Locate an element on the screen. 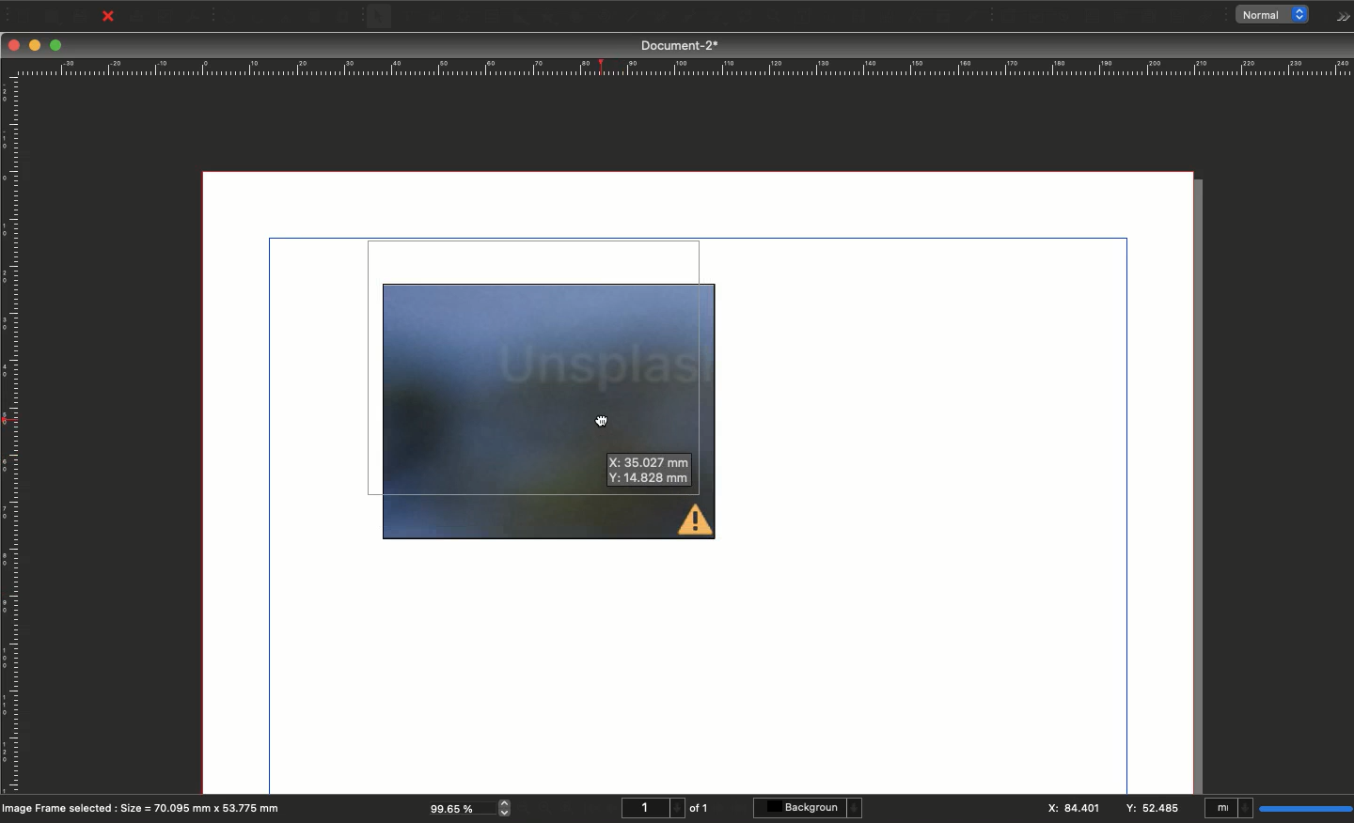  Copy item properties is located at coordinates (940, 18).